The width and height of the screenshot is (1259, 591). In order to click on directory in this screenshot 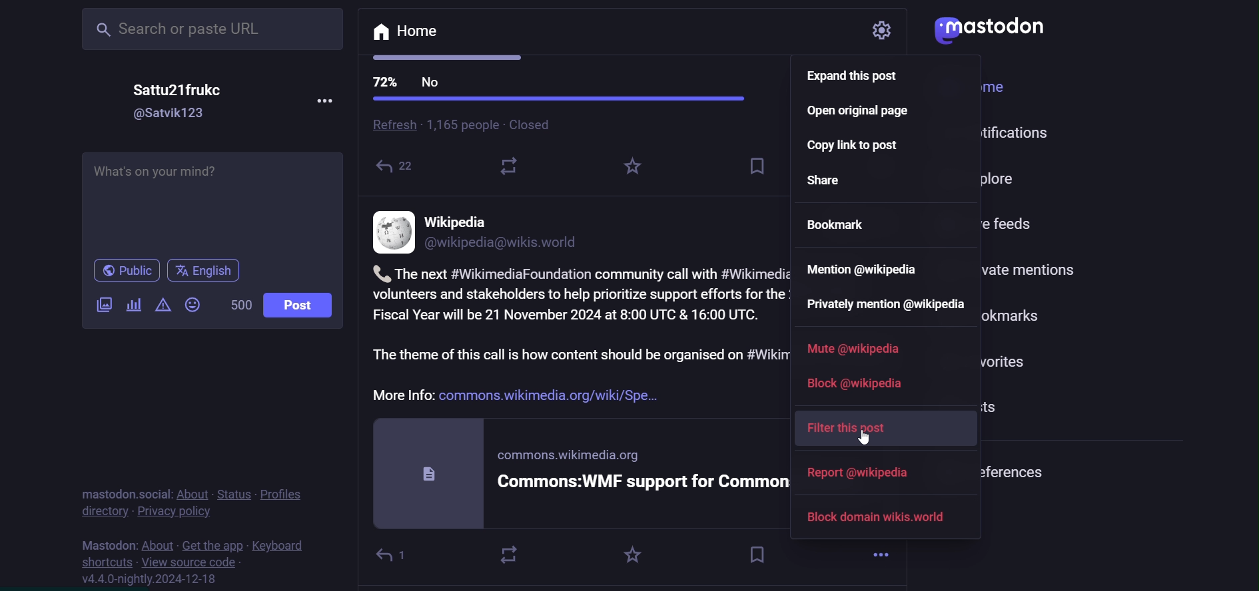, I will do `click(103, 513)`.